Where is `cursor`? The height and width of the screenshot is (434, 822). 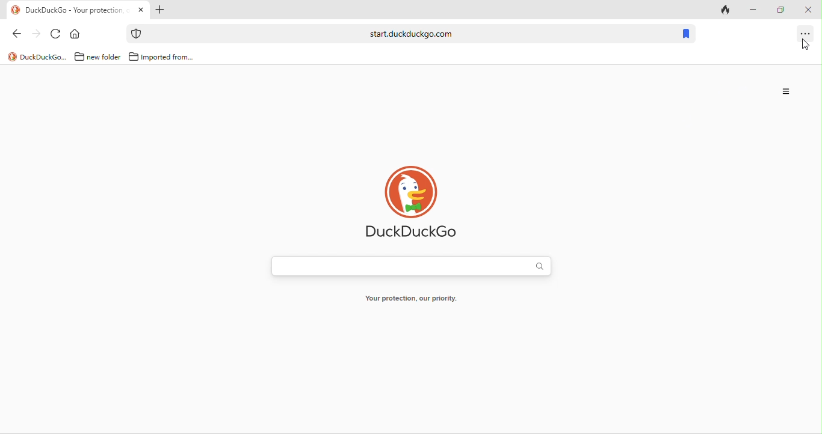 cursor is located at coordinates (810, 41).